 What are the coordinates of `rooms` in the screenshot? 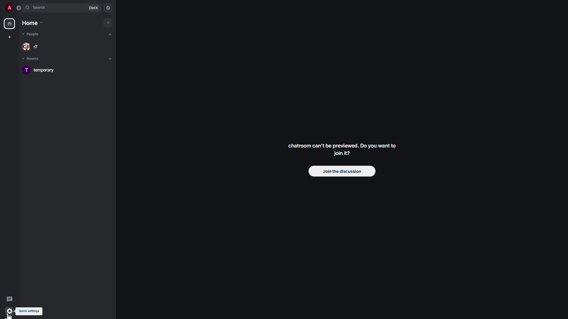 It's located at (34, 59).